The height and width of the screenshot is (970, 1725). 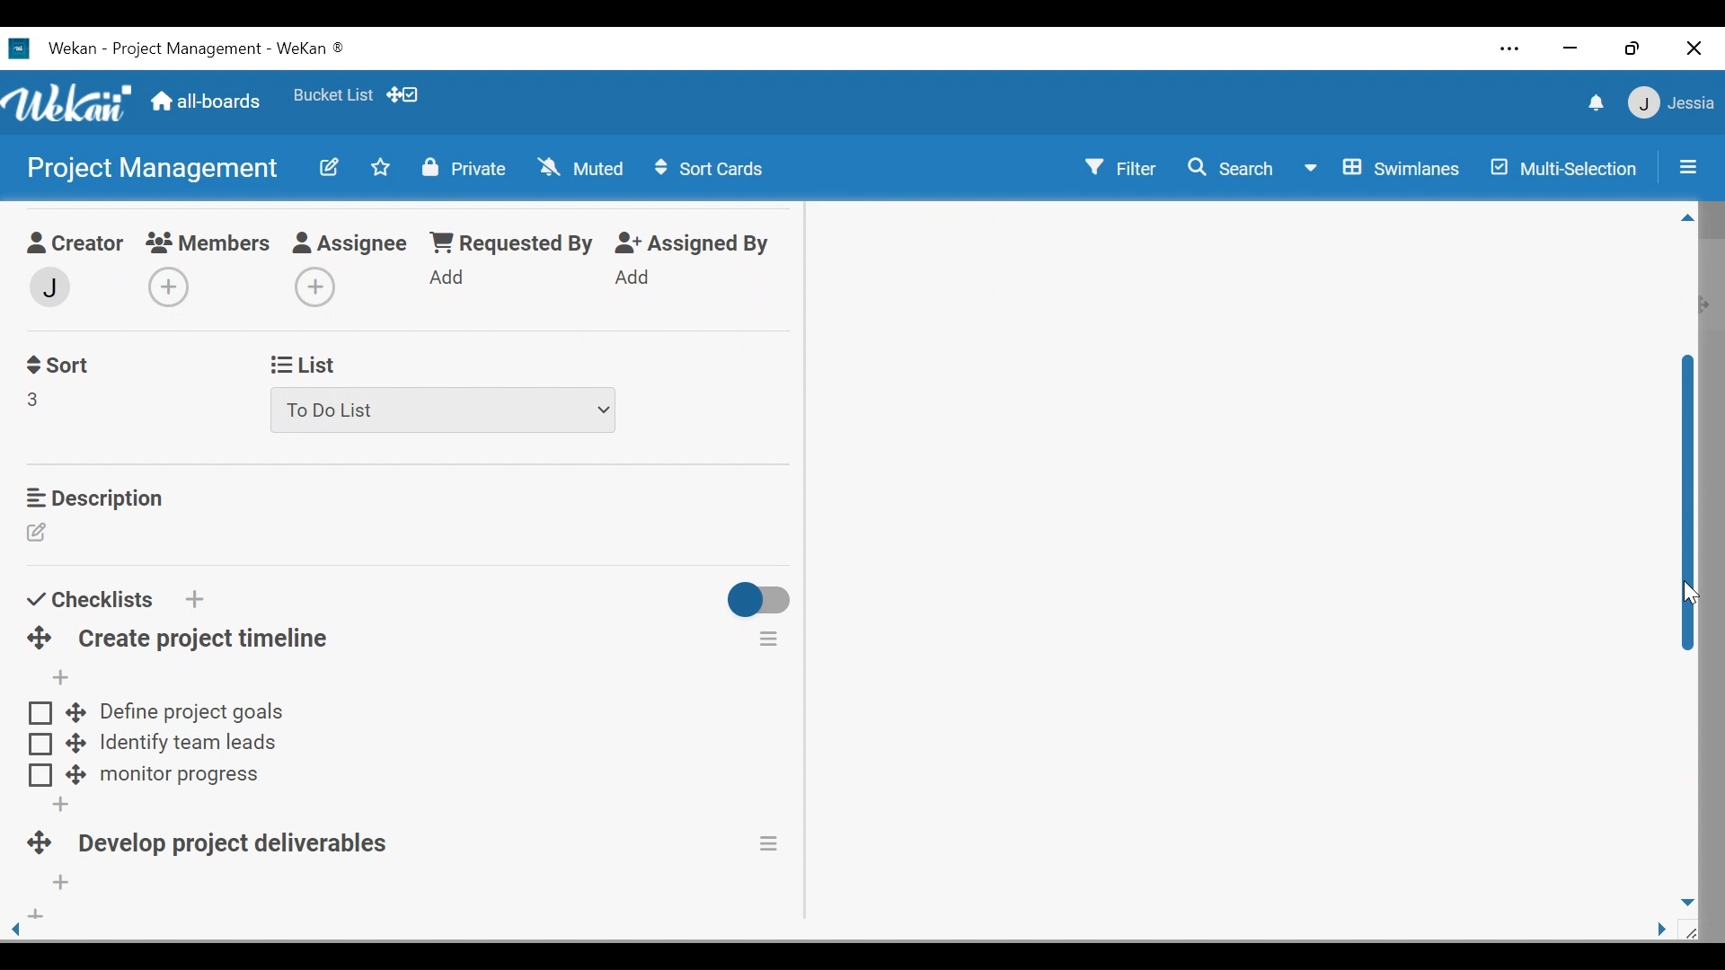 I want to click on restore, so click(x=1632, y=50).